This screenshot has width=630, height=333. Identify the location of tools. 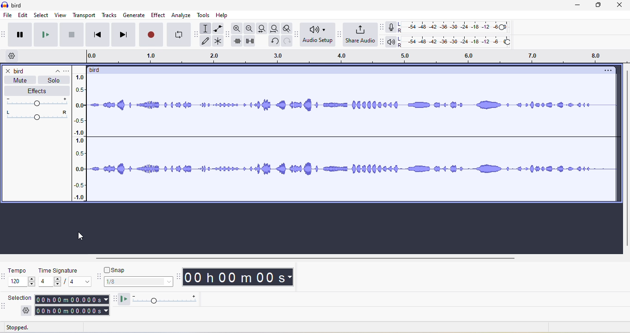
(205, 16).